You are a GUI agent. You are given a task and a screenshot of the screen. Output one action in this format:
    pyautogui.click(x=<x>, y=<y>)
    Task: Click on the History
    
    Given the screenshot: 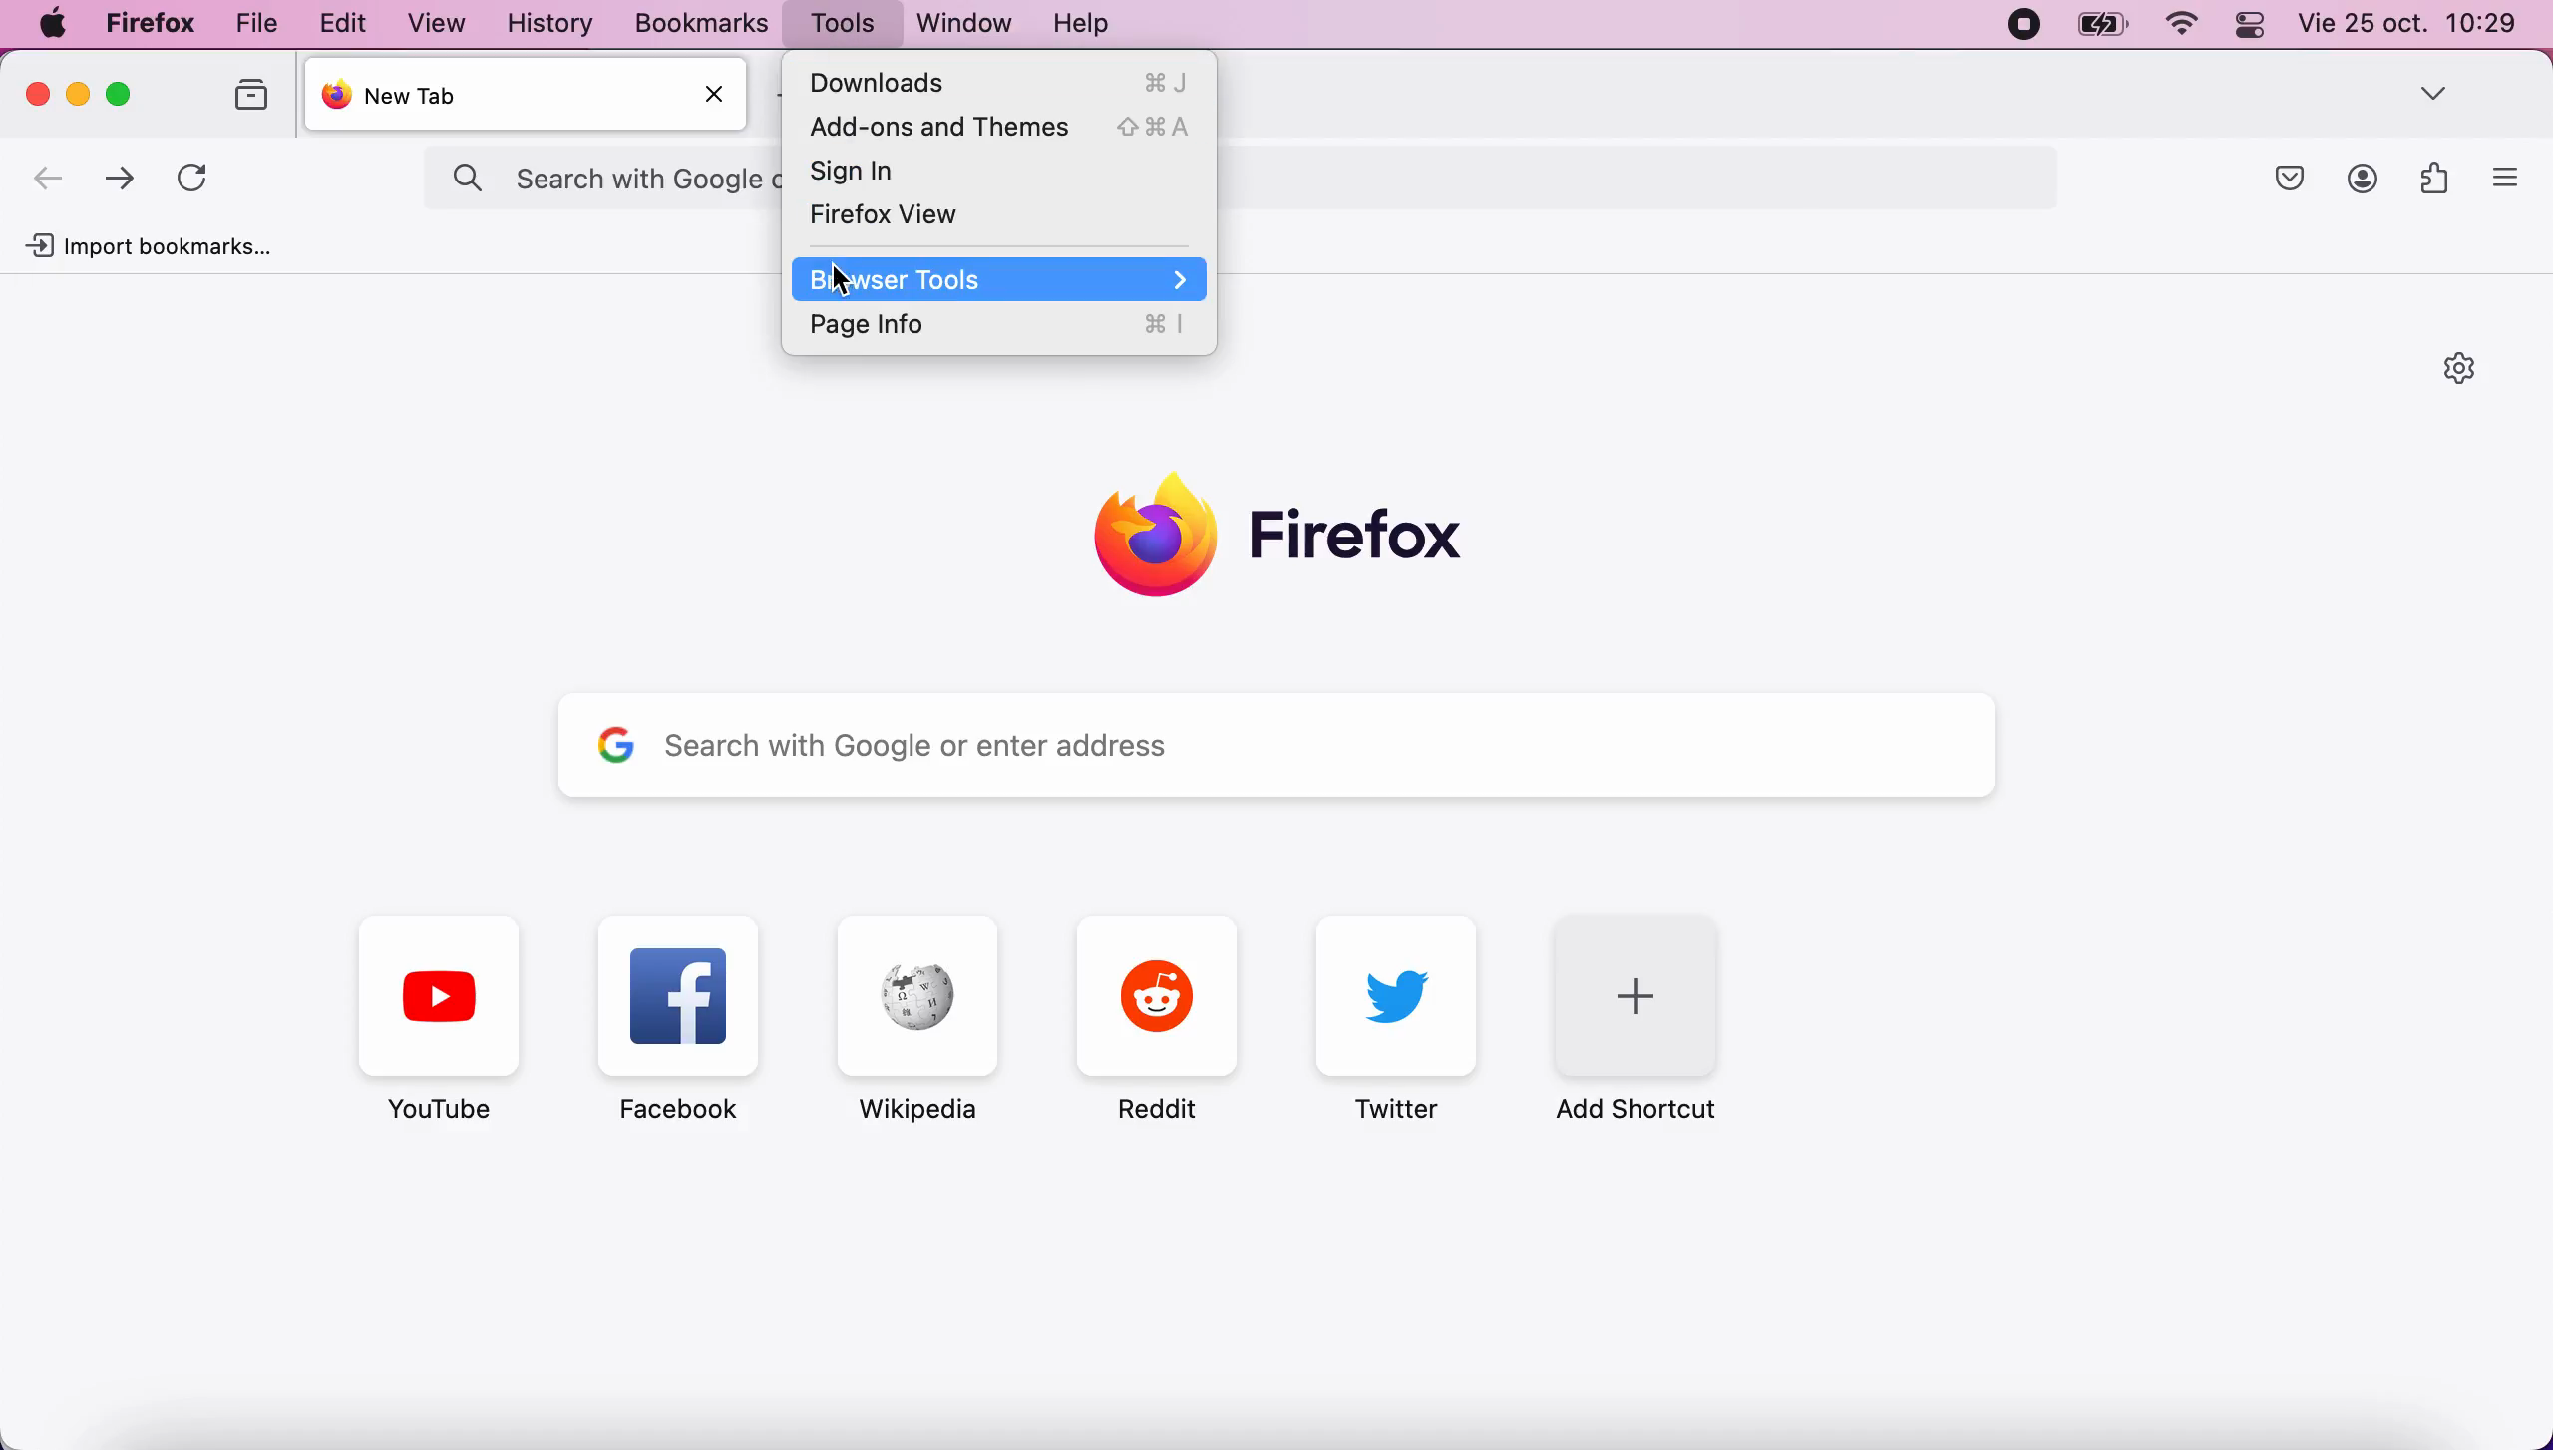 What is the action you would take?
    pyautogui.click(x=551, y=23)
    